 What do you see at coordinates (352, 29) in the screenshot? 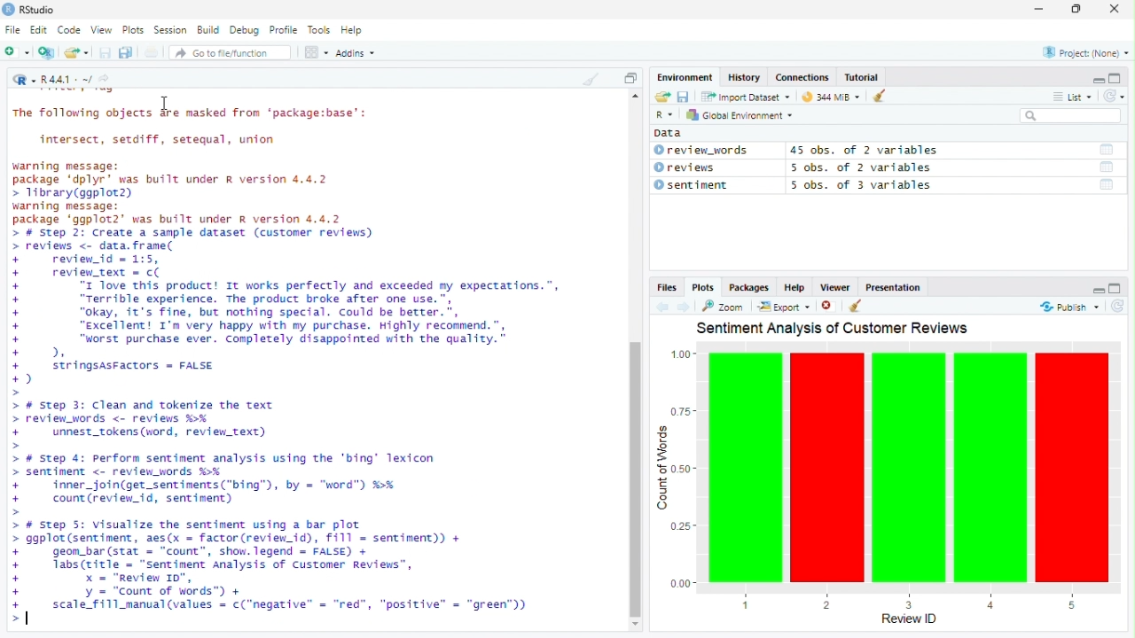
I see `Help` at bounding box center [352, 29].